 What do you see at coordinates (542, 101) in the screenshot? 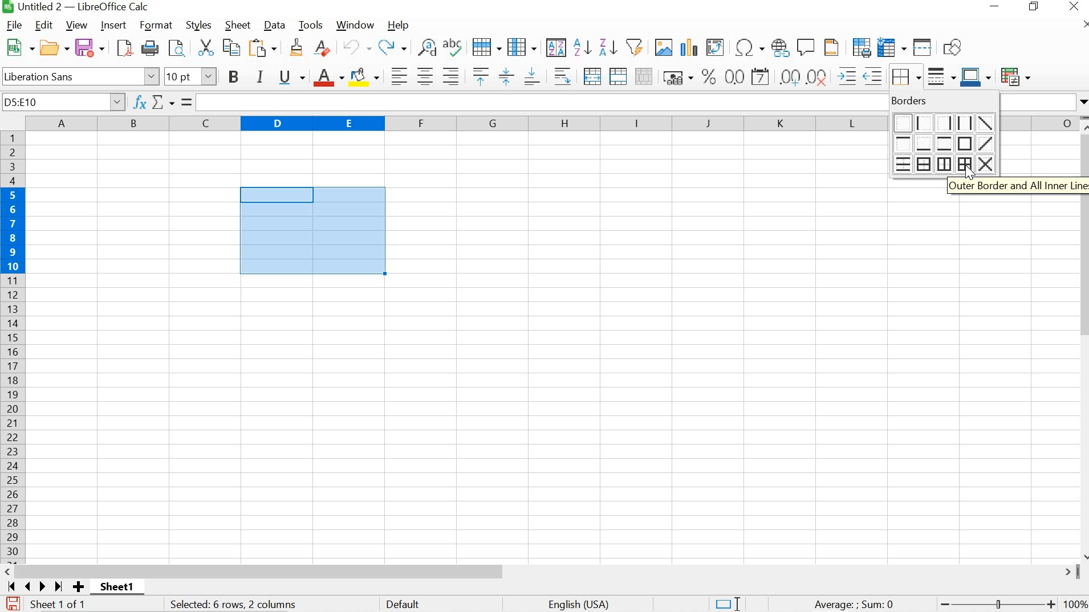
I see `INPUT LINE` at bounding box center [542, 101].